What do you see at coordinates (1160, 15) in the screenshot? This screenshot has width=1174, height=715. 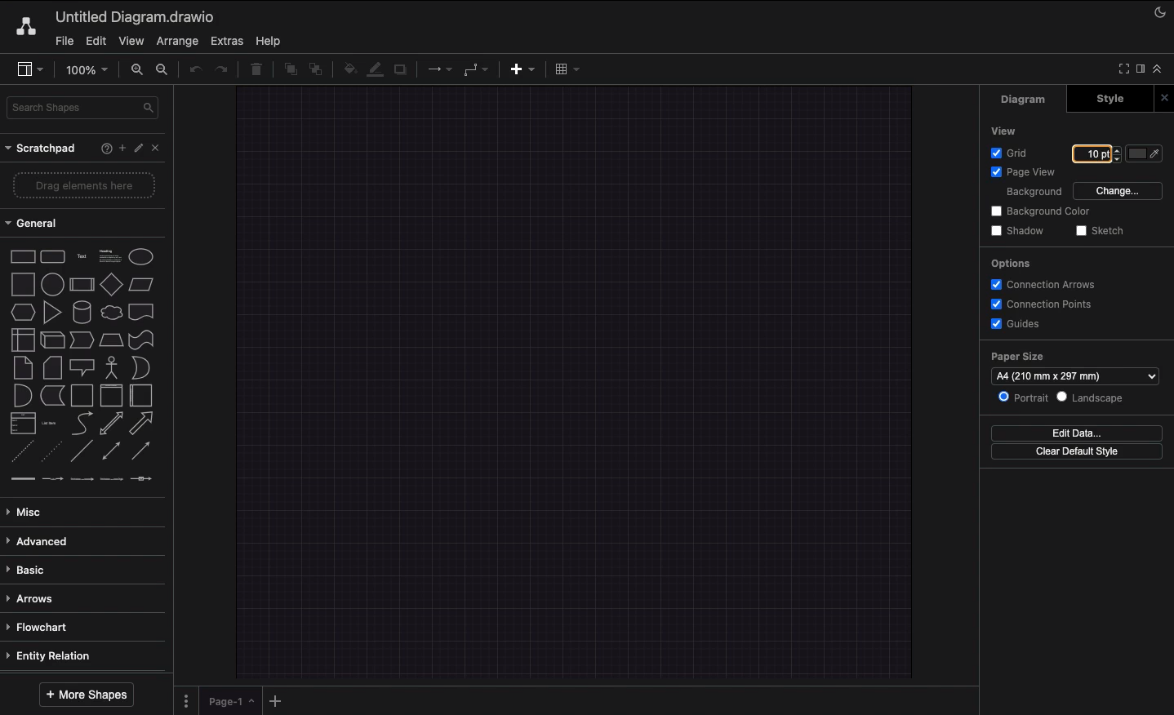 I see `Night mode` at bounding box center [1160, 15].